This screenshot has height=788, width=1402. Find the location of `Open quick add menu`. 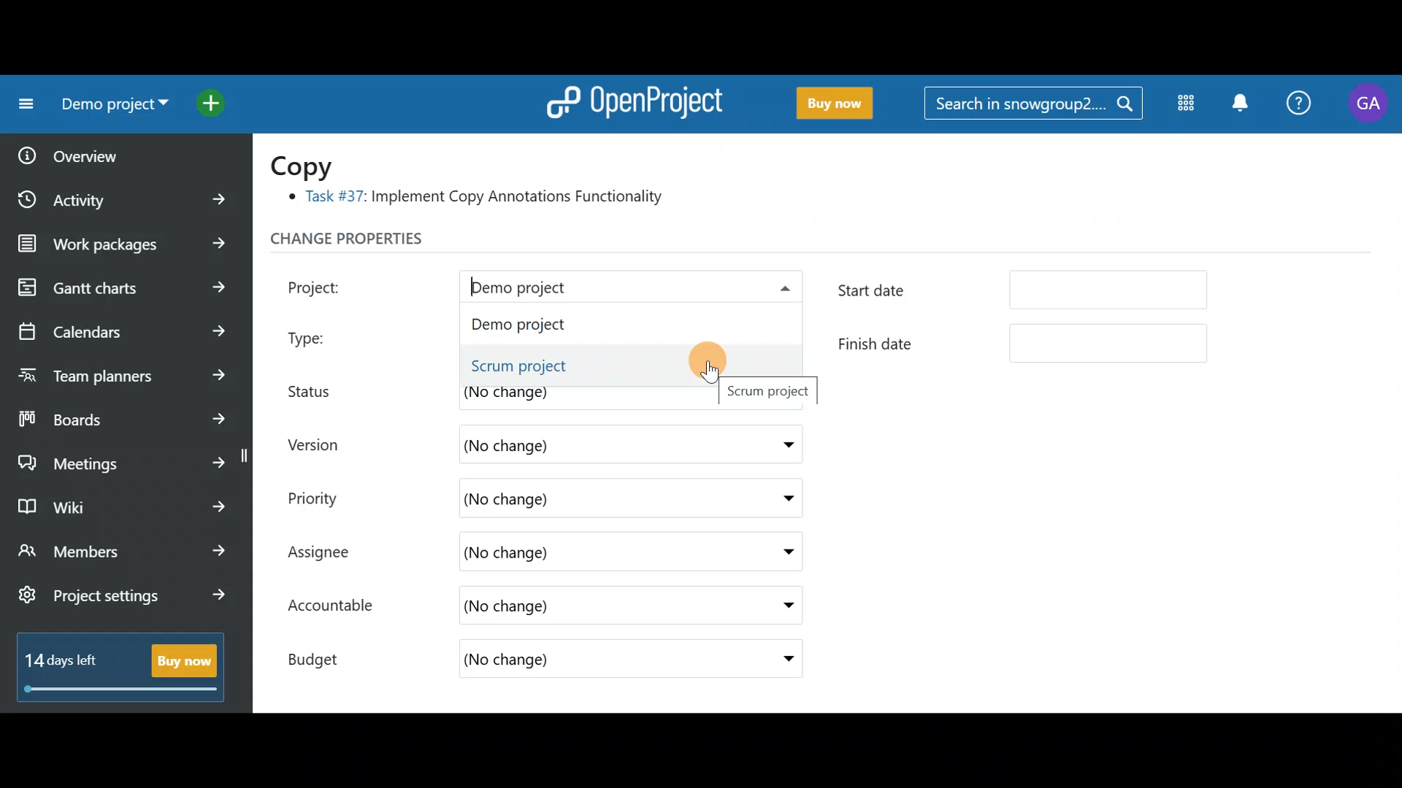

Open quick add menu is located at coordinates (215, 100).